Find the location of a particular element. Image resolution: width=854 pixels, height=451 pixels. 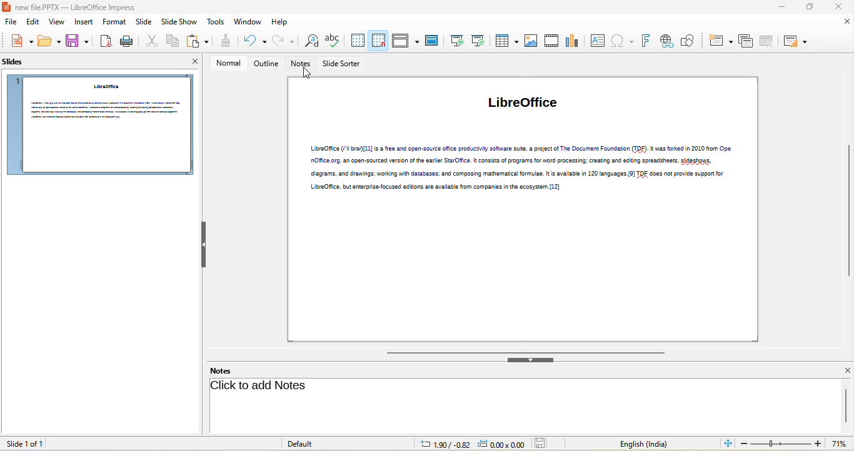

hidleft side bar is located at coordinates (205, 245).